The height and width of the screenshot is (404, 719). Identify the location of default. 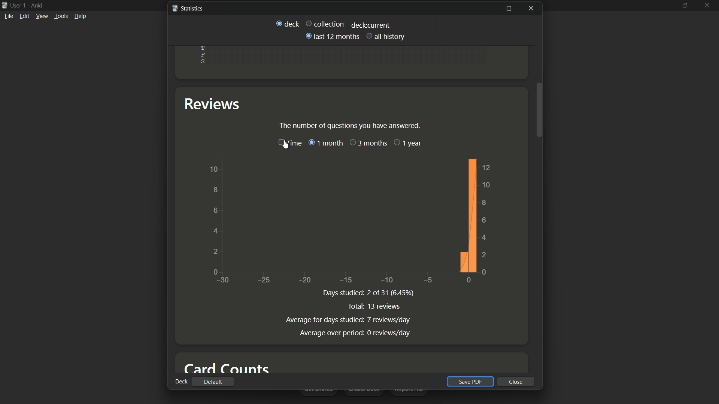
(213, 382).